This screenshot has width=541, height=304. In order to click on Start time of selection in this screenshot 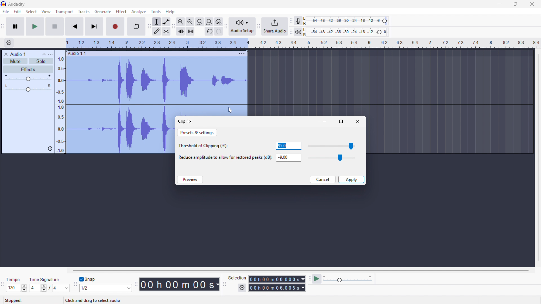, I will do `click(277, 279)`.